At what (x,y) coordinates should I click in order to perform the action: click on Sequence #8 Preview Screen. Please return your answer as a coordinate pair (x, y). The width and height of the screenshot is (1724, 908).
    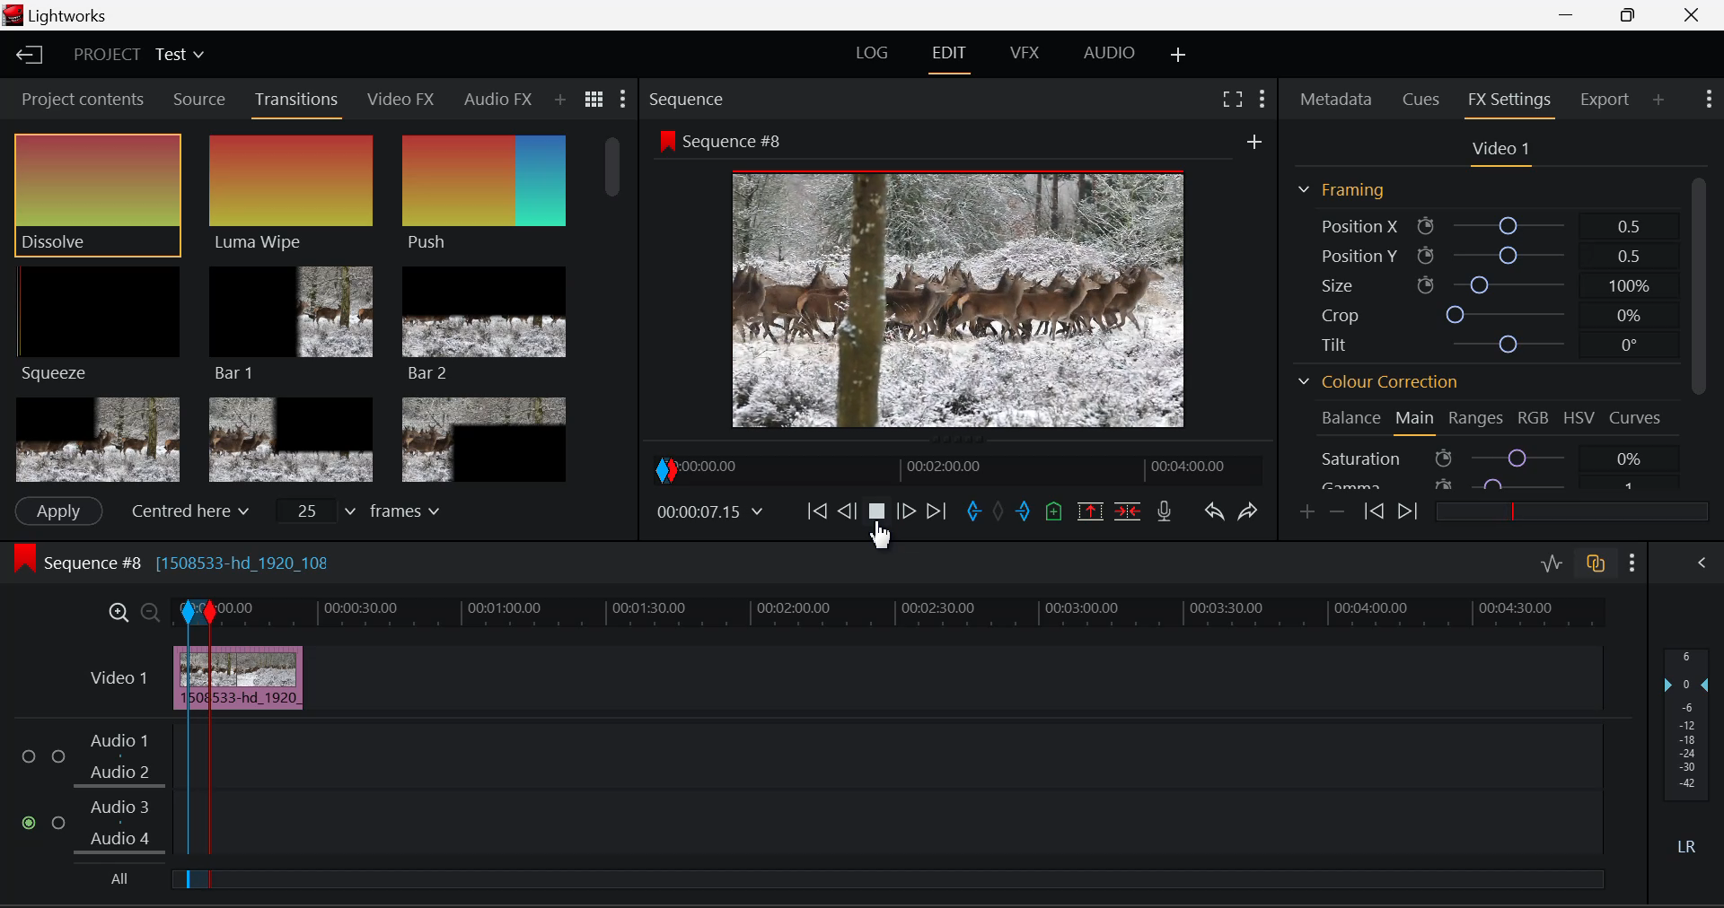
    Looking at the image, I should click on (959, 280).